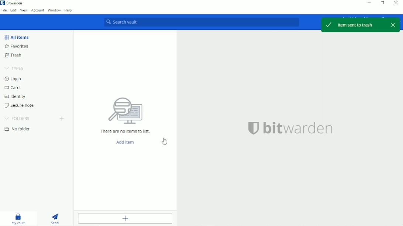 This screenshot has width=403, height=226. What do you see at coordinates (369, 3) in the screenshot?
I see `Minimize` at bounding box center [369, 3].